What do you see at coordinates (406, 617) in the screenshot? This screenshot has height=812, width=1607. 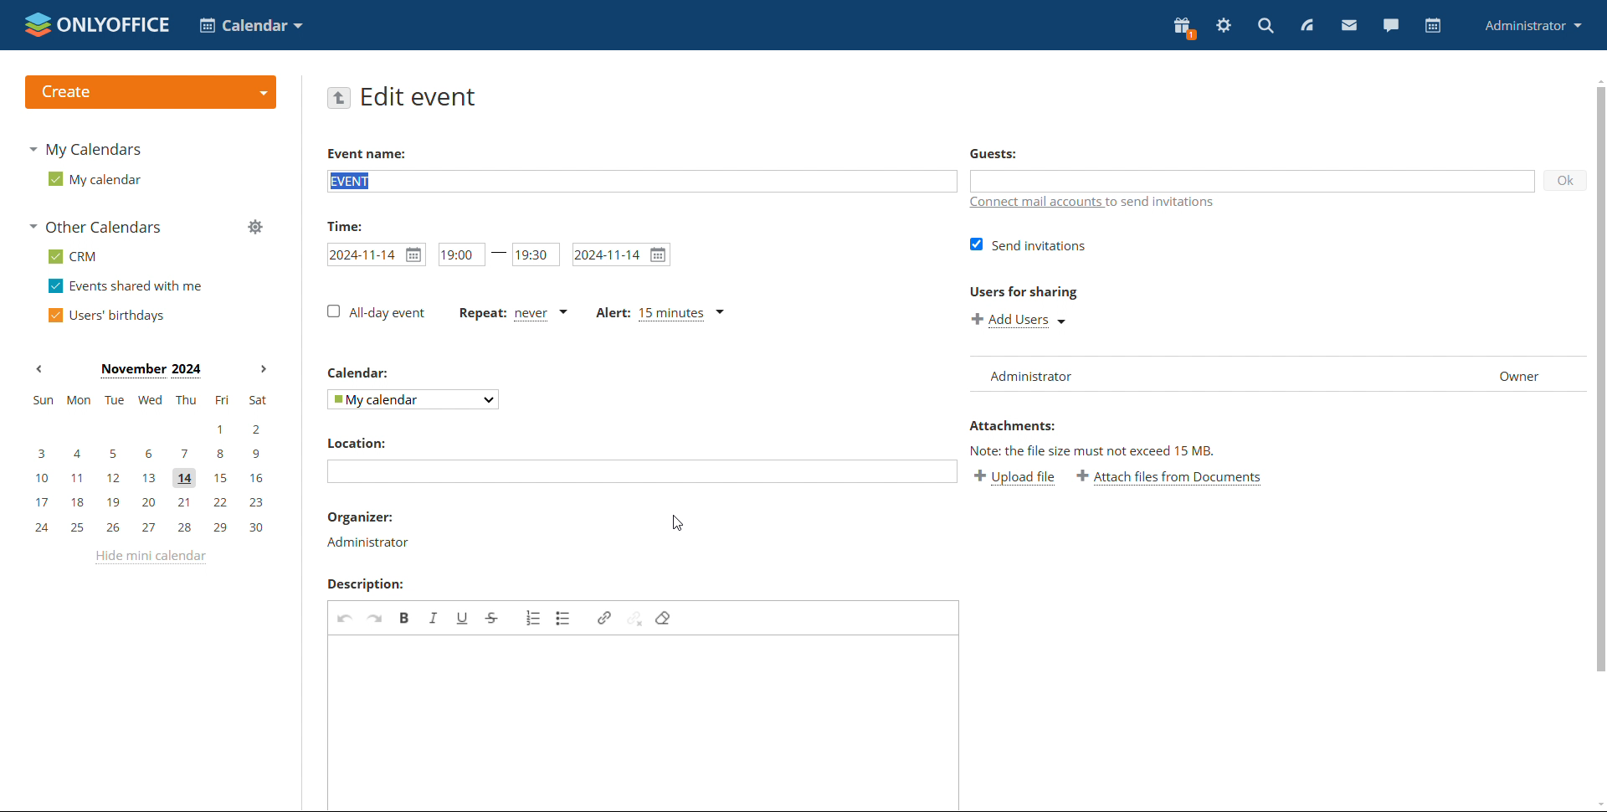 I see `bold` at bounding box center [406, 617].